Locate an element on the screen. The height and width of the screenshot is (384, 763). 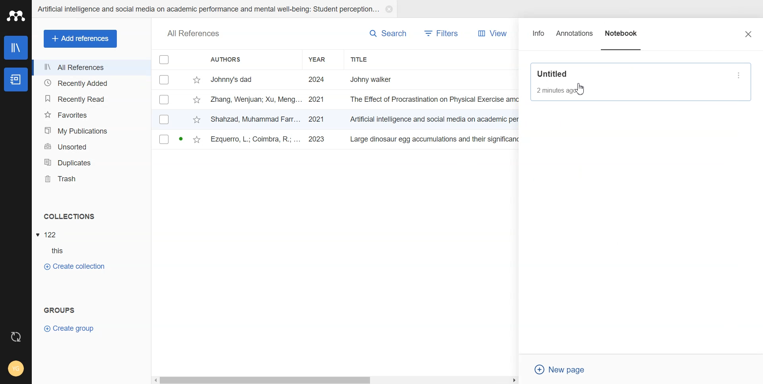
2024 is located at coordinates (317, 80).